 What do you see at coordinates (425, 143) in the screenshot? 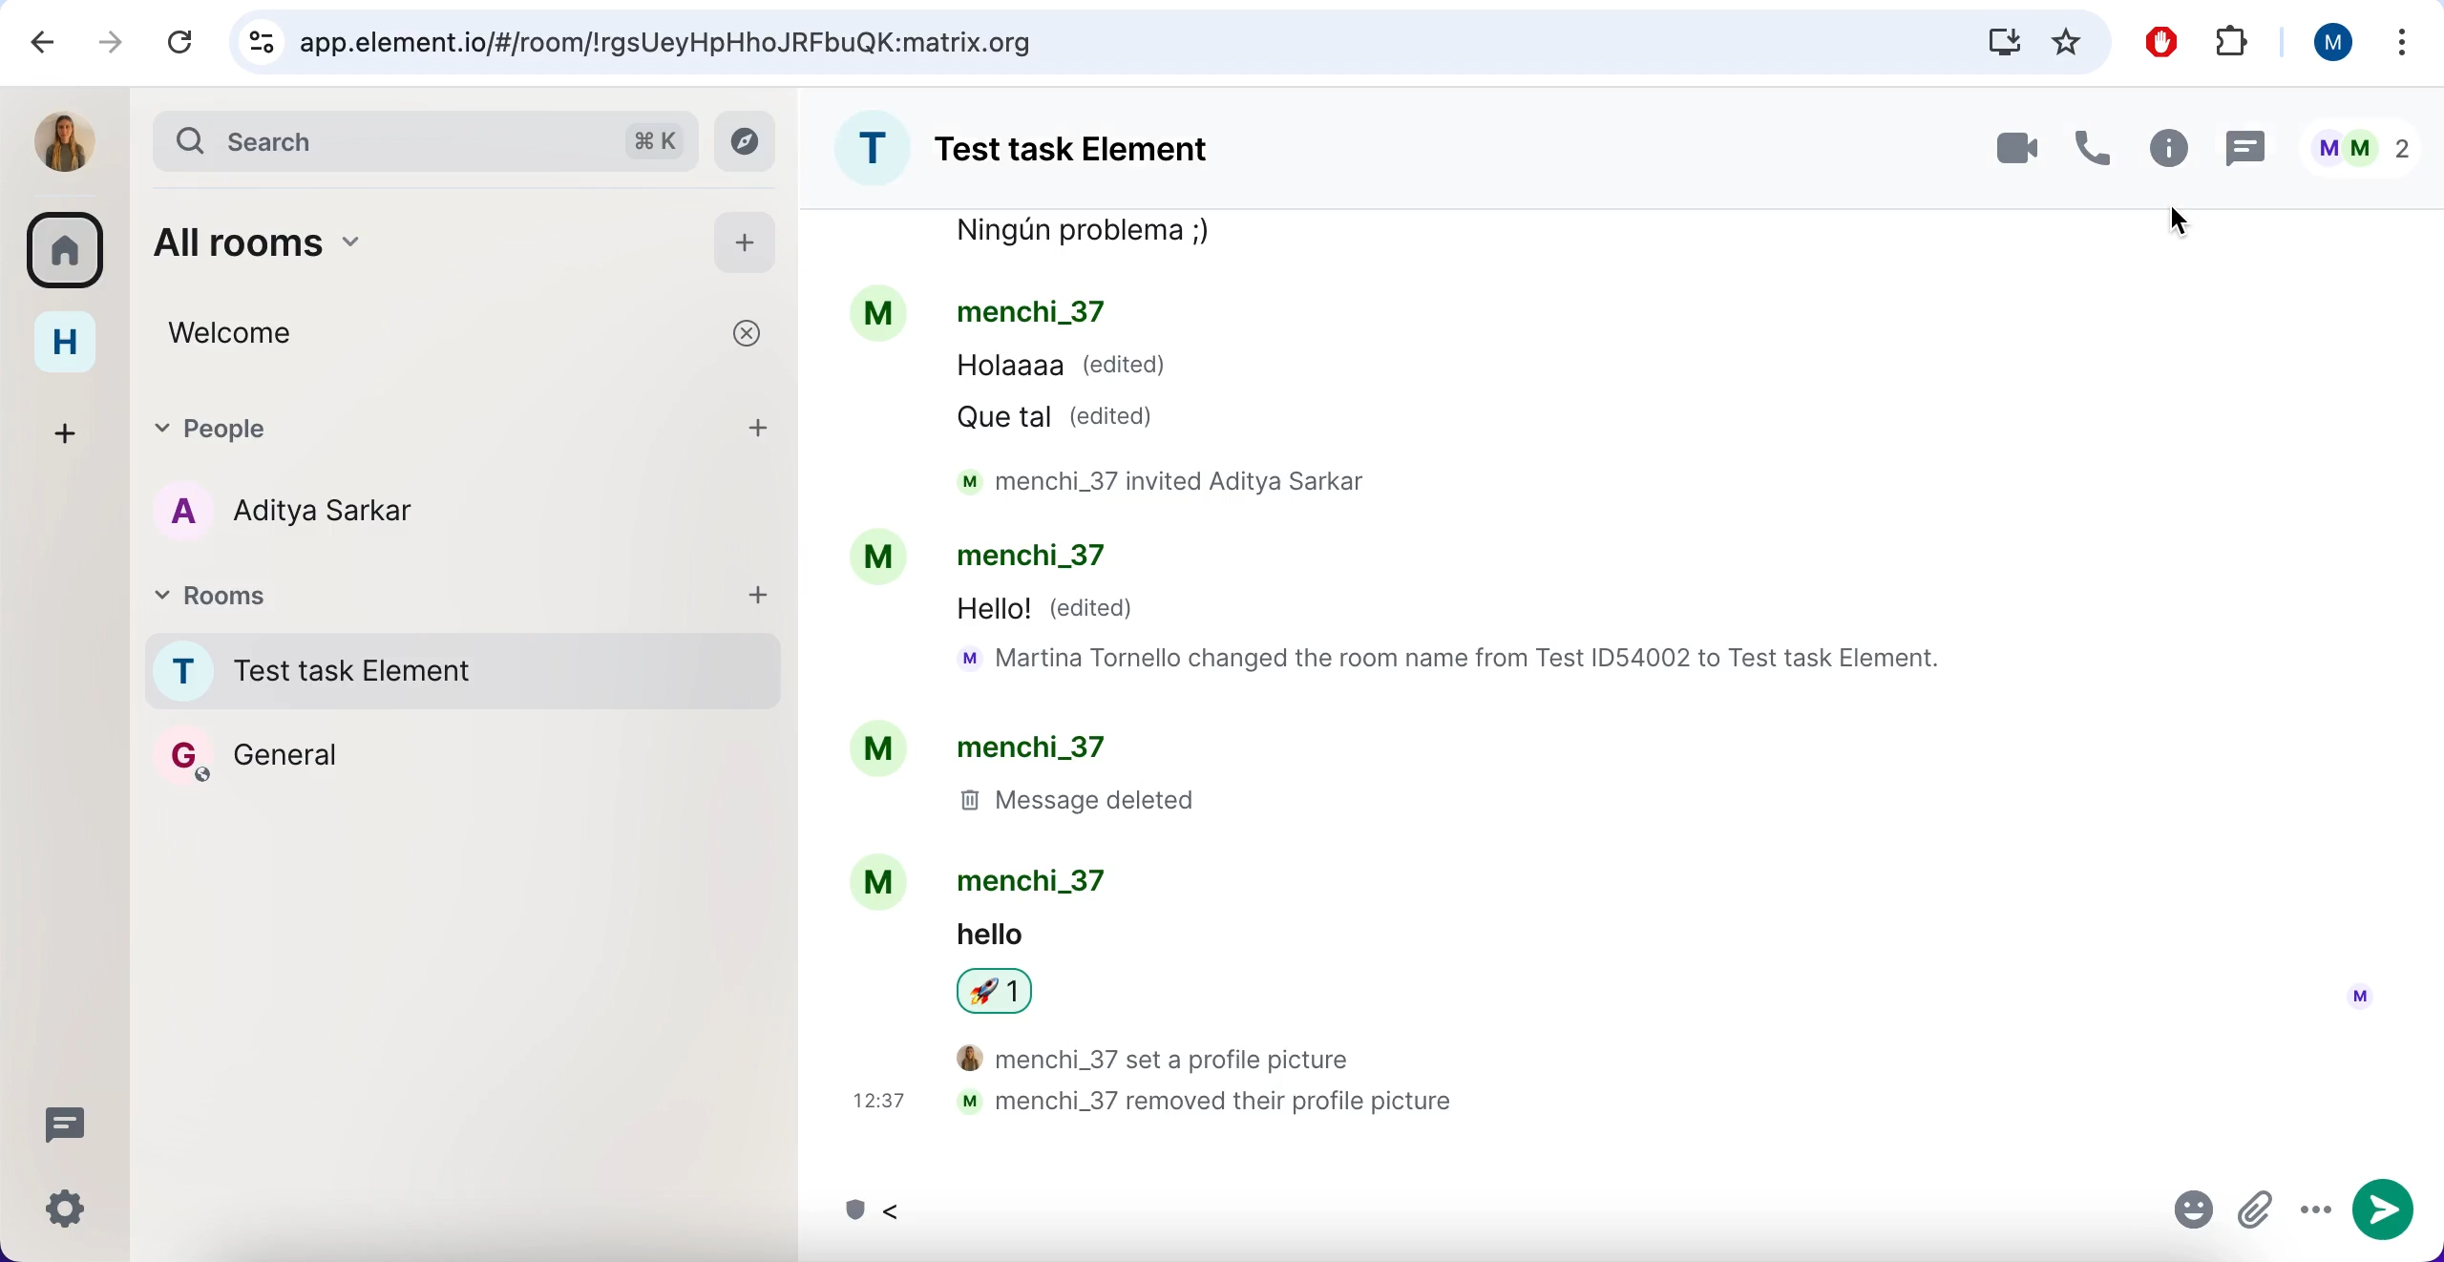
I see `google search` at bounding box center [425, 143].